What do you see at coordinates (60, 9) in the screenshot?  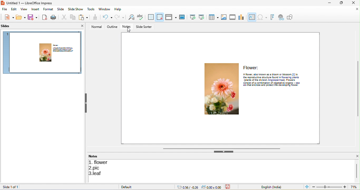 I see `slide` at bounding box center [60, 9].